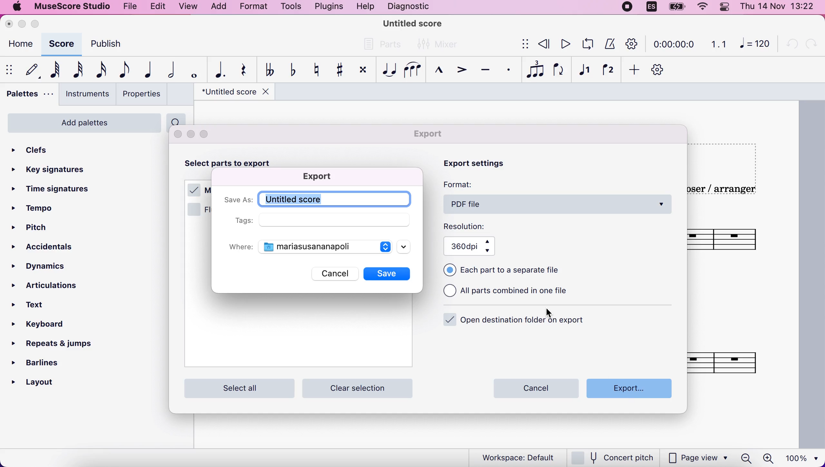 This screenshot has width=825, height=467. I want to click on 1.1, so click(718, 45).